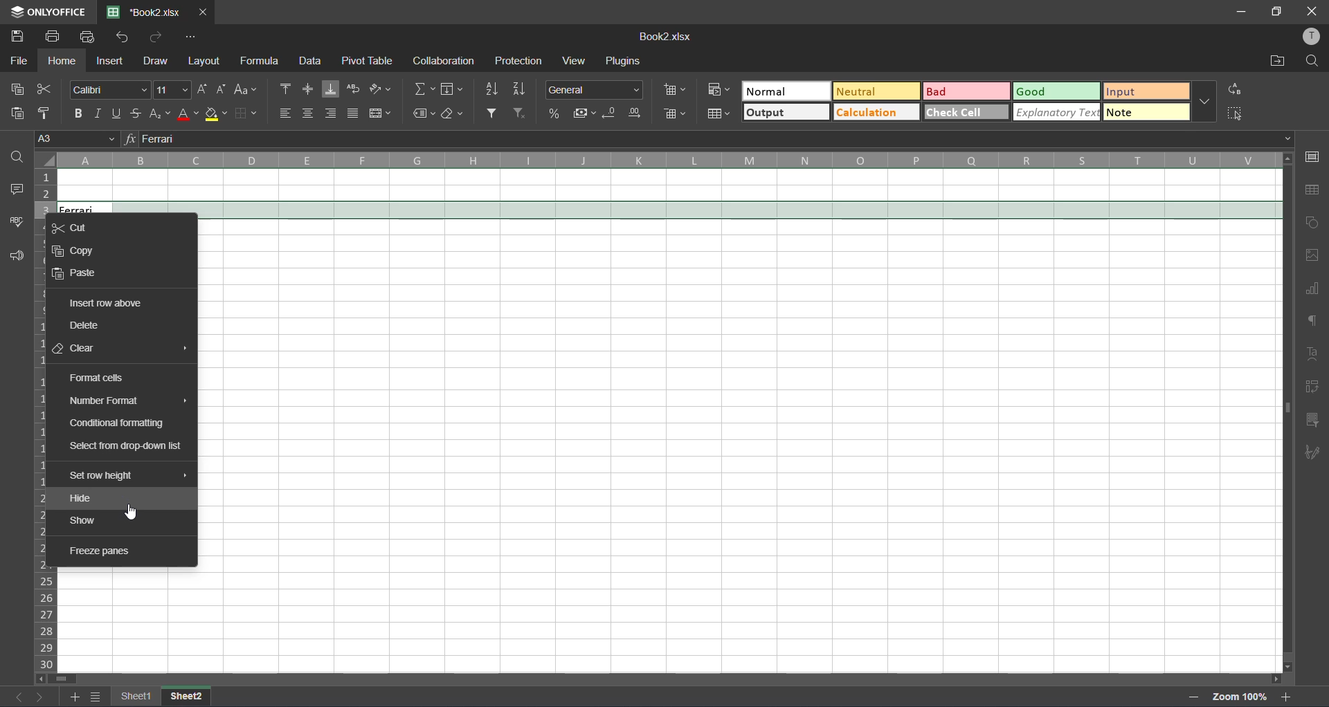 The image size is (1329, 707). I want to click on orientation, so click(379, 89).